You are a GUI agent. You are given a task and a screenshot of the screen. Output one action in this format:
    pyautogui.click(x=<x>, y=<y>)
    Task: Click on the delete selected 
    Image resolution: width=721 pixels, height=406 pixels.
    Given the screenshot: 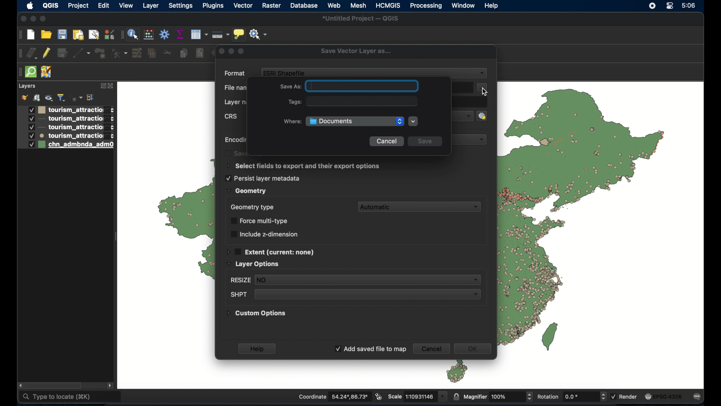 What is the action you would take?
    pyautogui.click(x=152, y=53)
    